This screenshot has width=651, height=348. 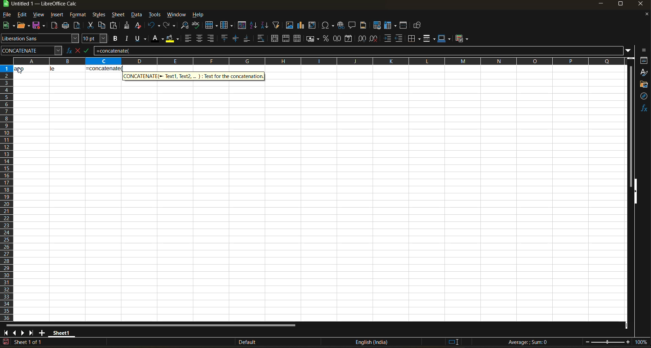 What do you see at coordinates (298, 39) in the screenshot?
I see `unmerge cells` at bounding box center [298, 39].